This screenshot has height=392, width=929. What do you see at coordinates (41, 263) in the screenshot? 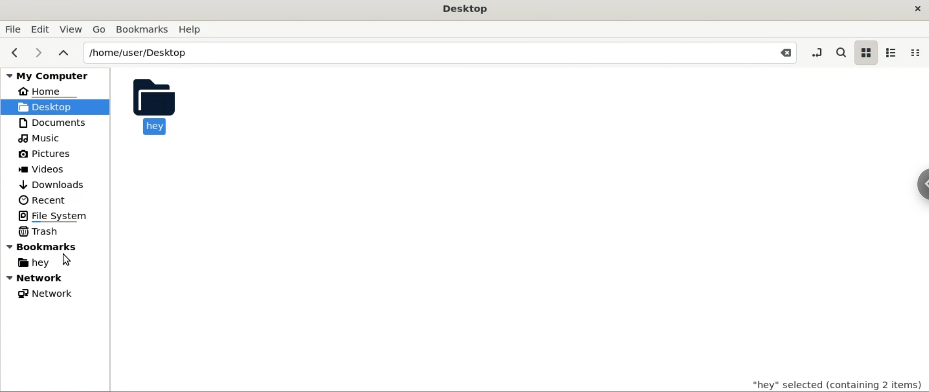
I see `hey` at bounding box center [41, 263].